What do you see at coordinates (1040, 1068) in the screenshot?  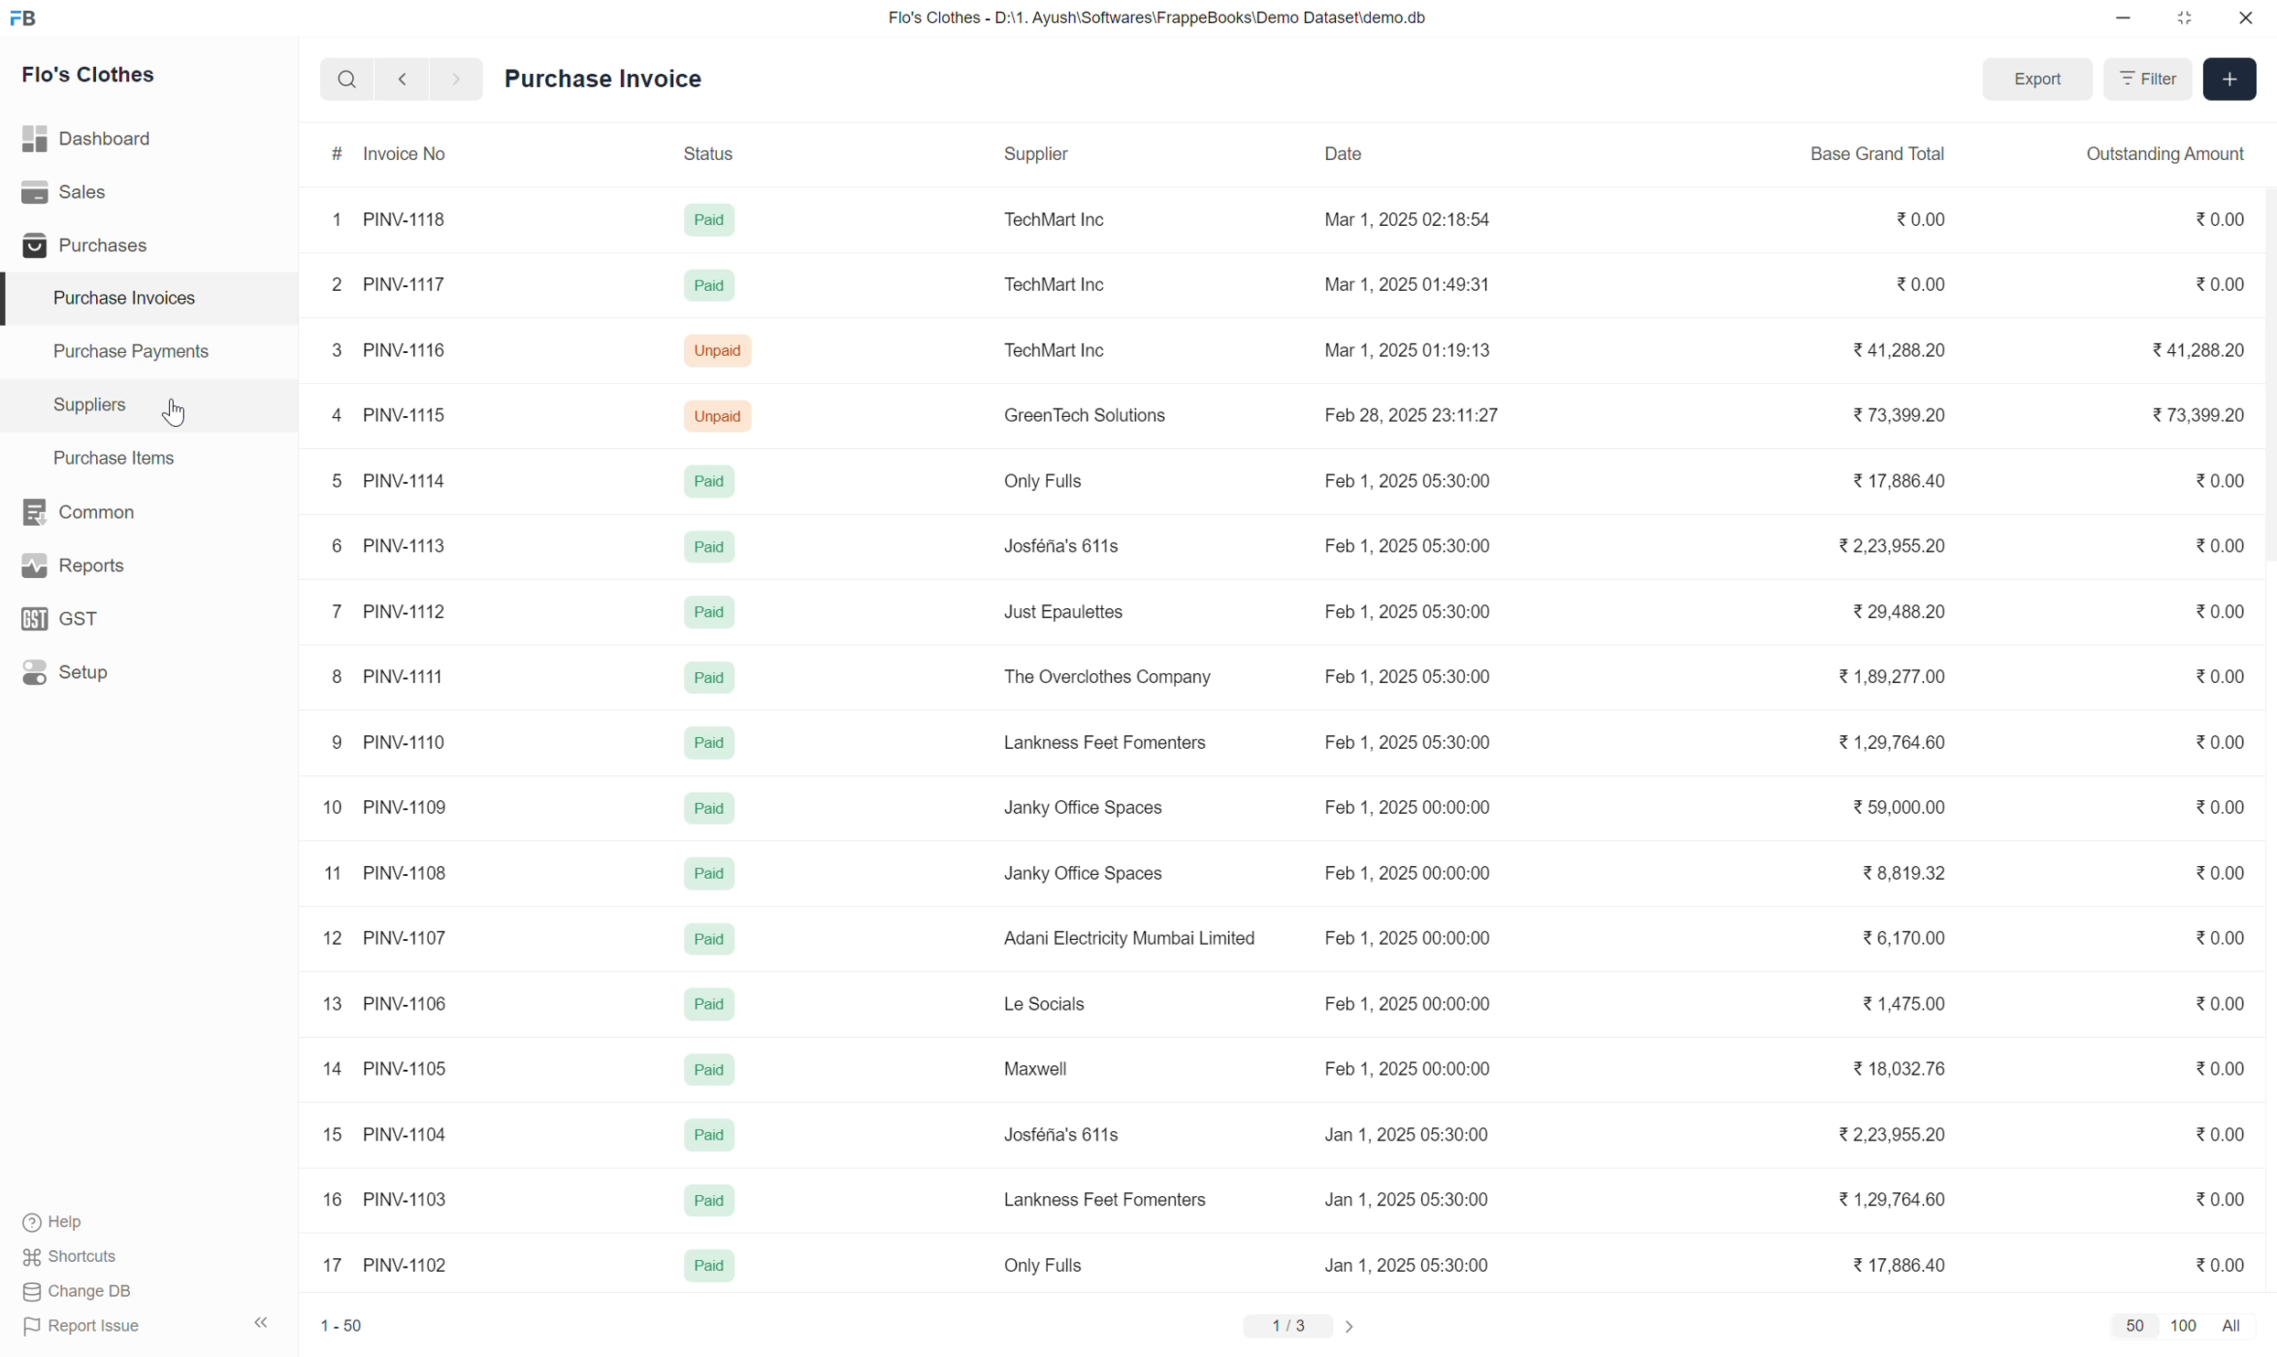 I see `Maxwell` at bounding box center [1040, 1068].